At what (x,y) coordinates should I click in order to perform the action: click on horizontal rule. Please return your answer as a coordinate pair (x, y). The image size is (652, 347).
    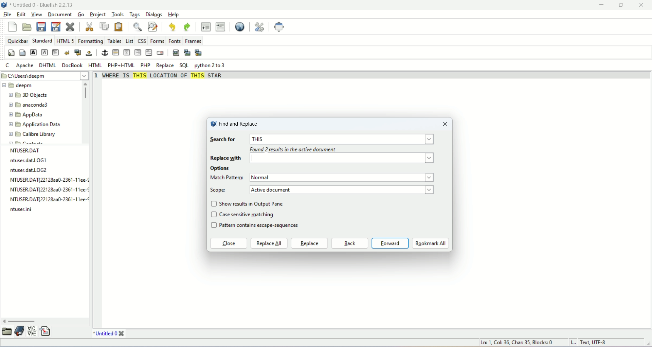
    Looking at the image, I should click on (116, 52).